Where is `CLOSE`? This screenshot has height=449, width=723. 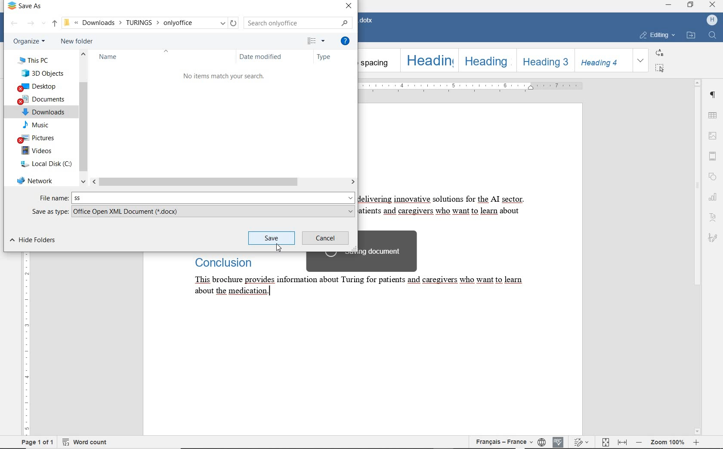
CLOSE is located at coordinates (350, 6).